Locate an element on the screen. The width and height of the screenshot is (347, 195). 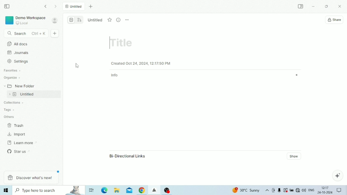
OBS Studio is located at coordinates (167, 190).